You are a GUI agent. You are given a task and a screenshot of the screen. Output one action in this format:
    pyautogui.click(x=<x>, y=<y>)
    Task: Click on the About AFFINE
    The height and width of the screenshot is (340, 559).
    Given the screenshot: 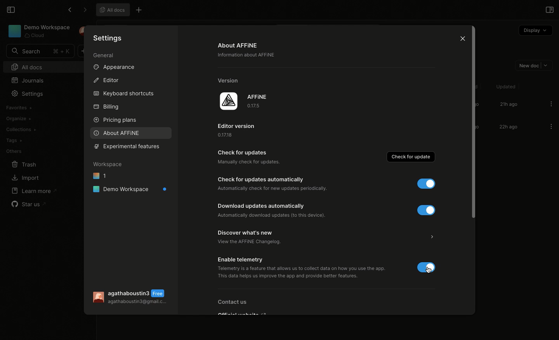 What is the action you would take?
    pyautogui.click(x=249, y=52)
    